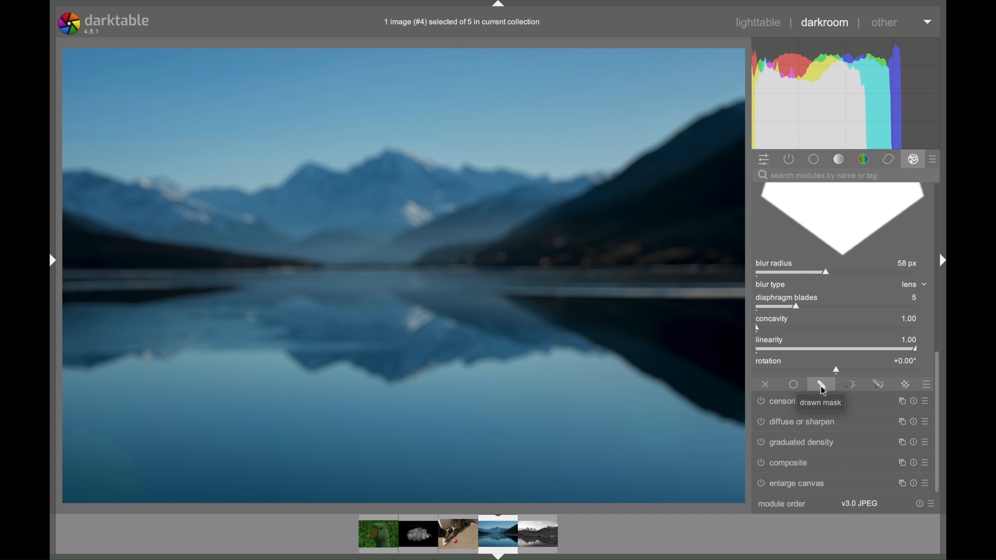 Image resolution: width=996 pixels, height=560 pixels. Describe the element at coordinates (899, 419) in the screenshot. I see `maximize` at that location.